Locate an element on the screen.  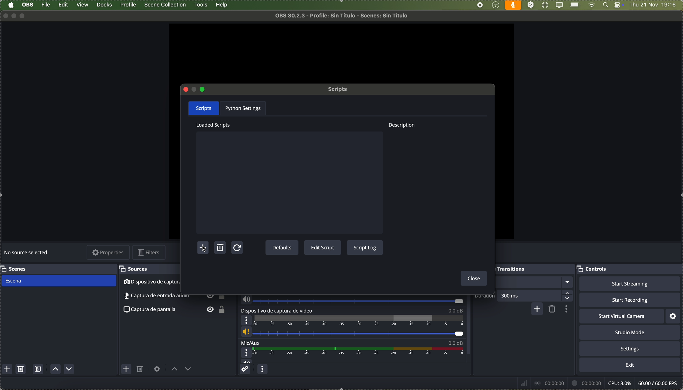
voice activated is located at coordinates (513, 5).